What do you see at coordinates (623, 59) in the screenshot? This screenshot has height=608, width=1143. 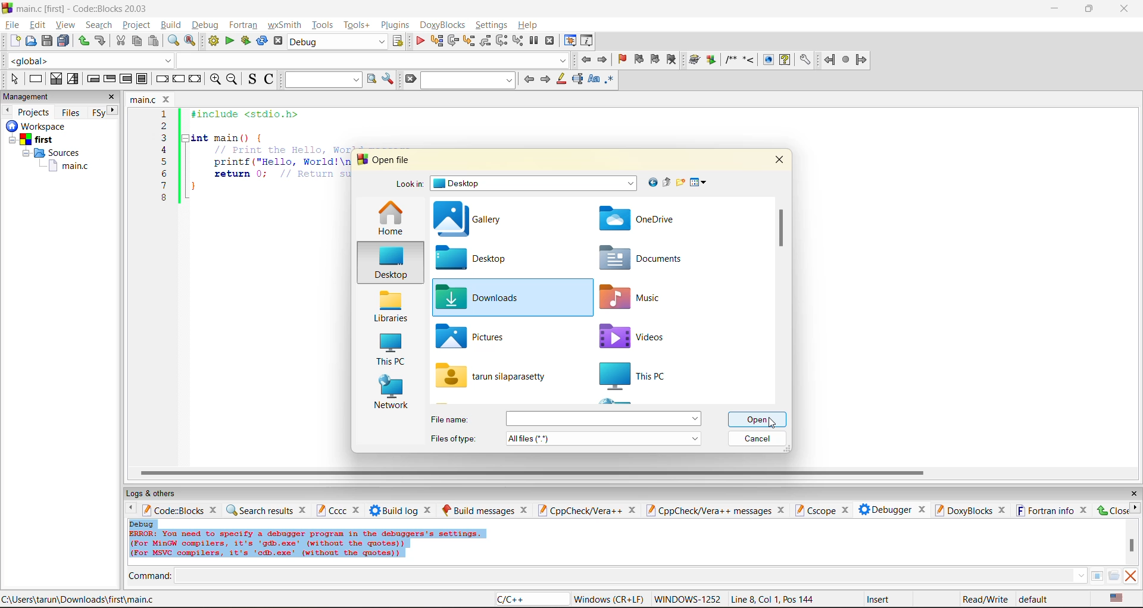 I see `toggle bookmark` at bounding box center [623, 59].